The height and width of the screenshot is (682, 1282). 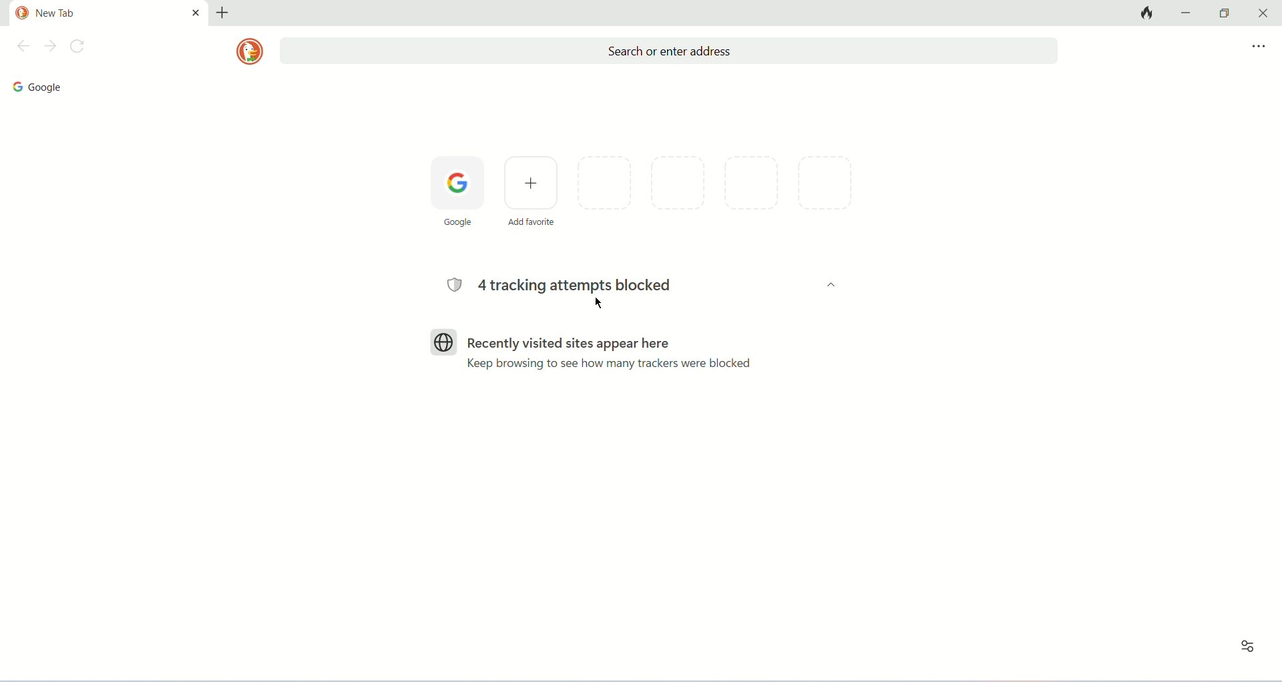 I want to click on view option, so click(x=1249, y=647).